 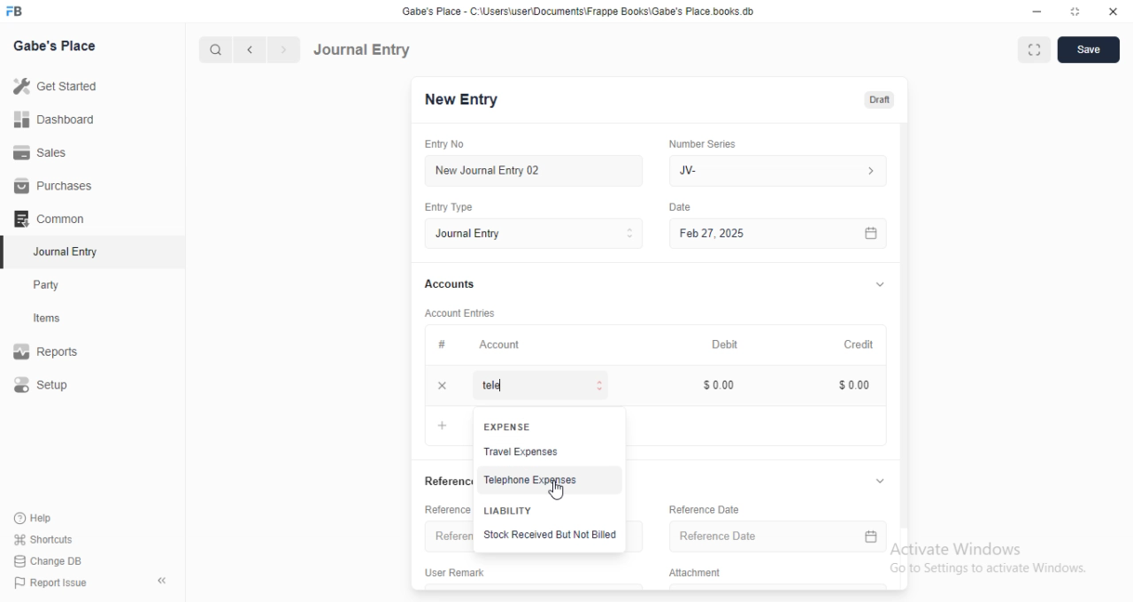 I want to click on Draft, so click(x=875, y=99).